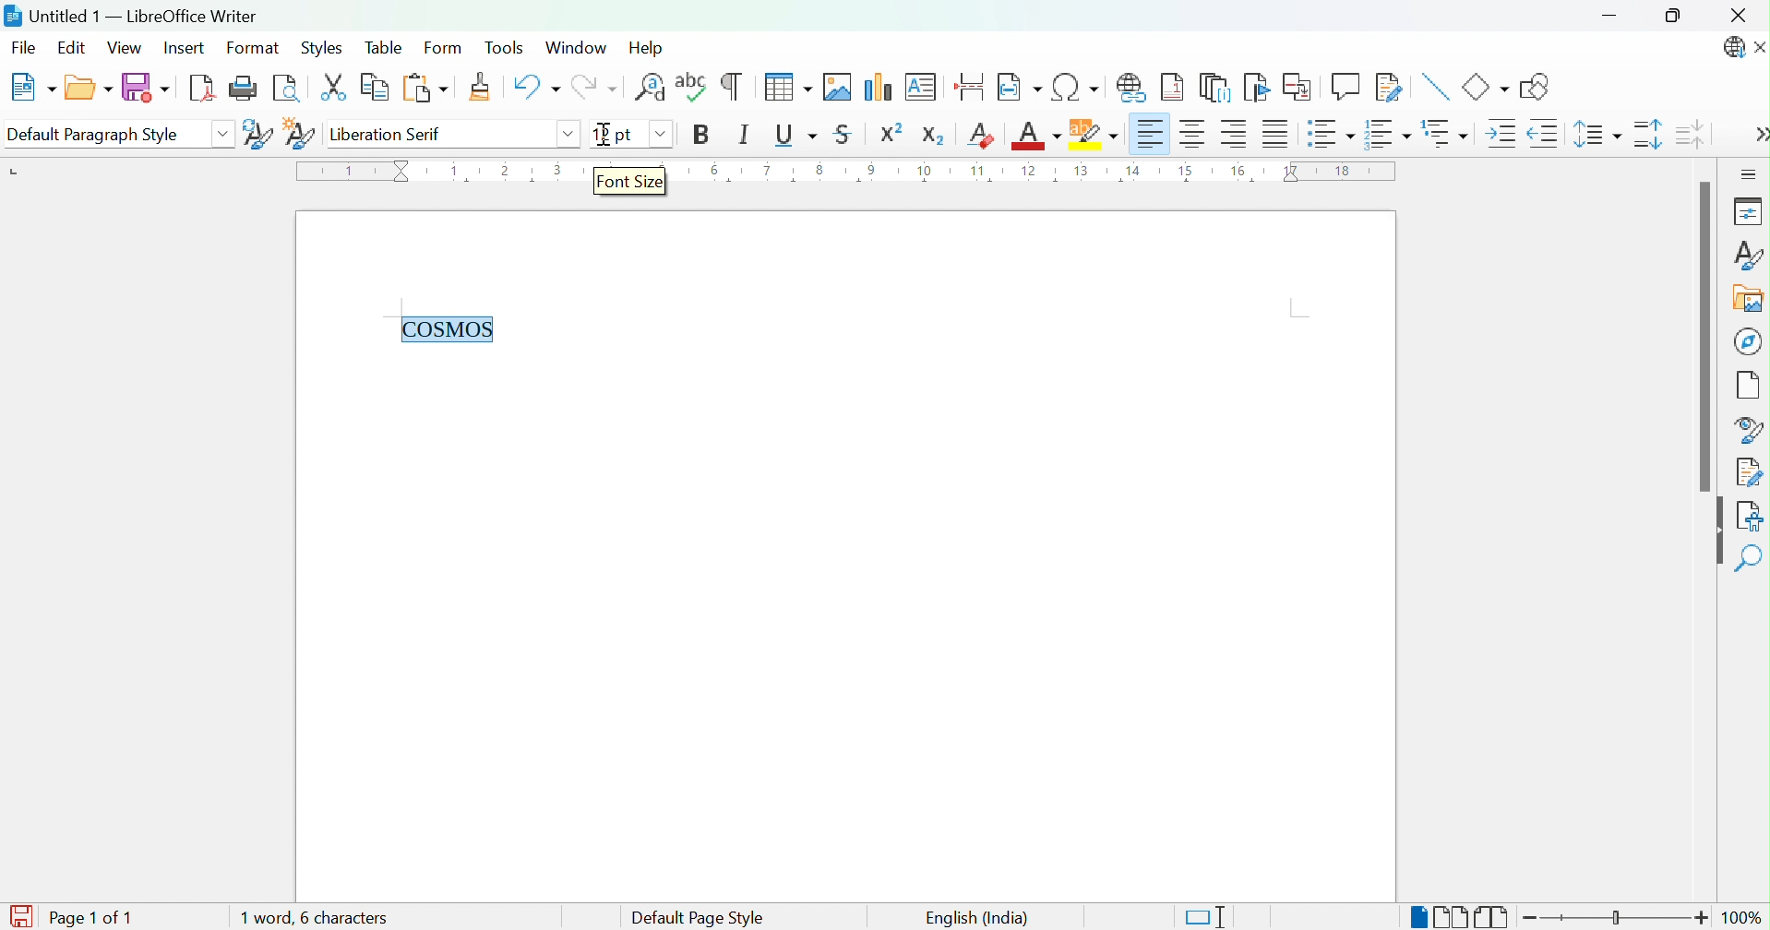 This screenshot has height=930, width=1770. What do you see at coordinates (1703, 917) in the screenshot?
I see `Zoom in` at bounding box center [1703, 917].